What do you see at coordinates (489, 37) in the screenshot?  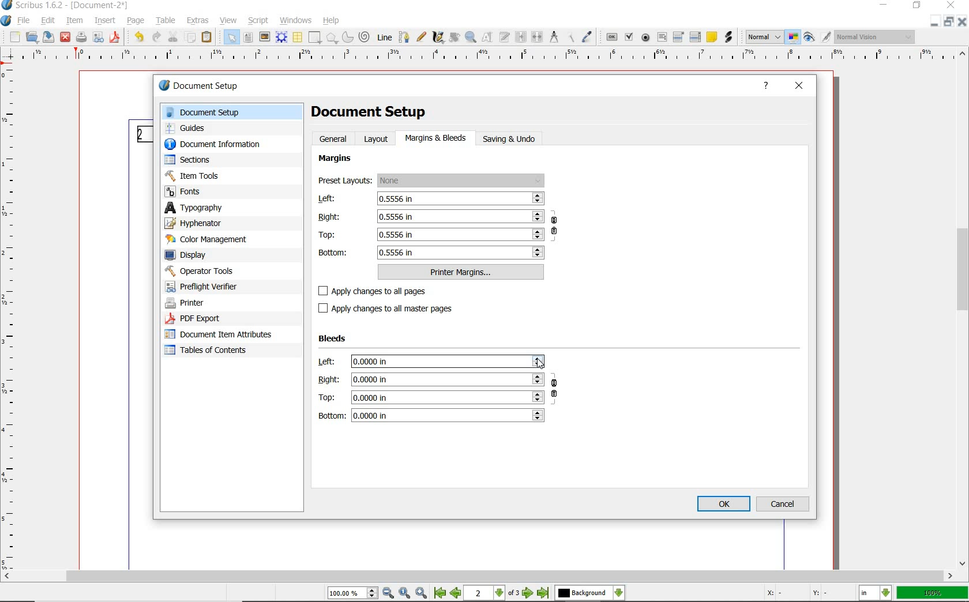 I see `edit contents of frame` at bounding box center [489, 37].